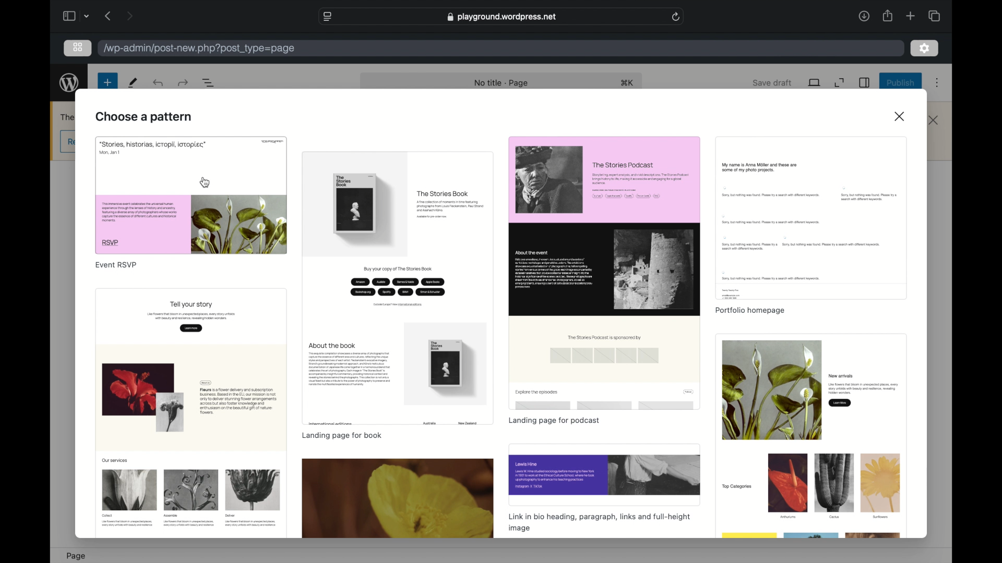 The height and width of the screenshot is (563, 1002). I want to click on landing page for book, so click(341, 436).